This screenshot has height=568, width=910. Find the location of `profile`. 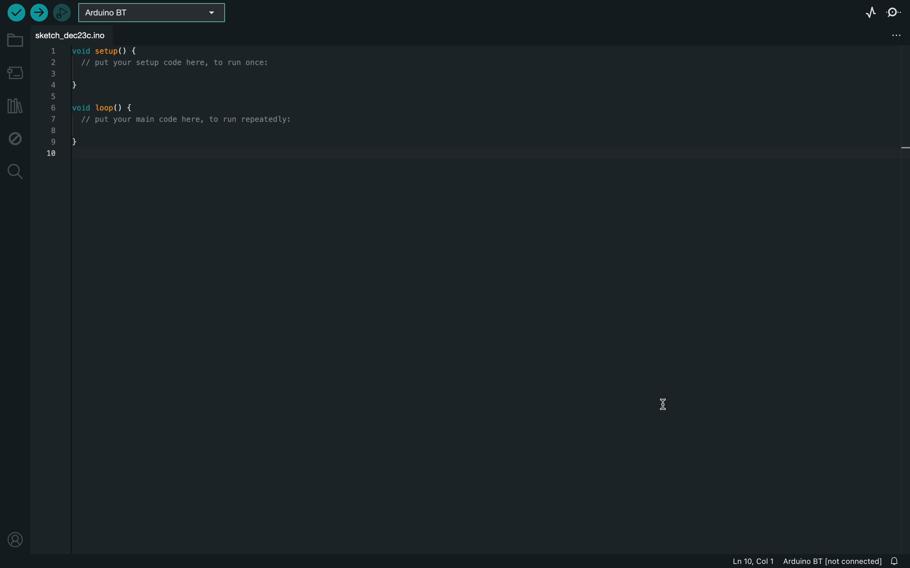

profile is located at coordinates (14, 534).